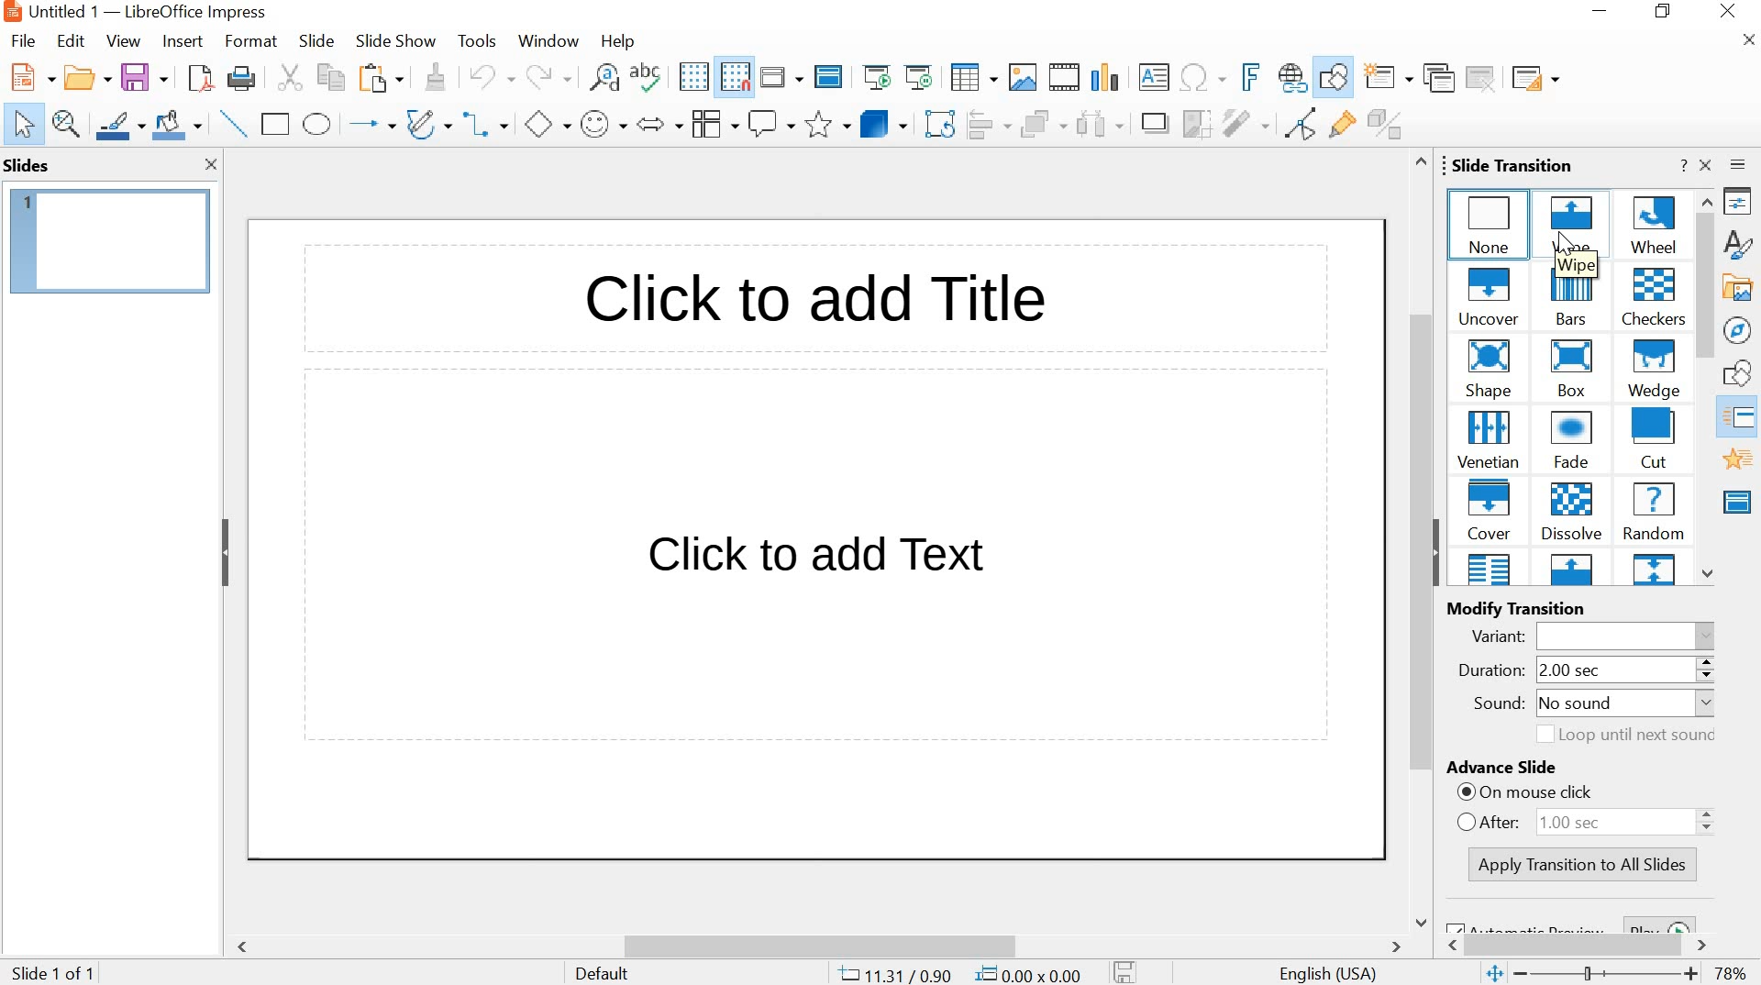  Describe the element at coordinates (72, 40) in the screenshot. I see `EDIT` at that location.